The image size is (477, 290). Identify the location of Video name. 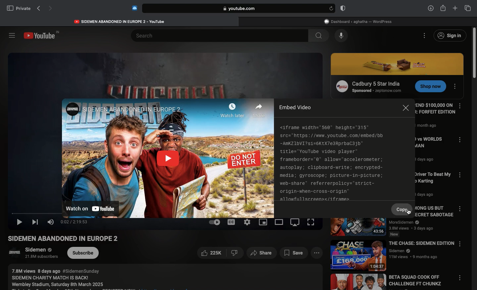
(392, 227).